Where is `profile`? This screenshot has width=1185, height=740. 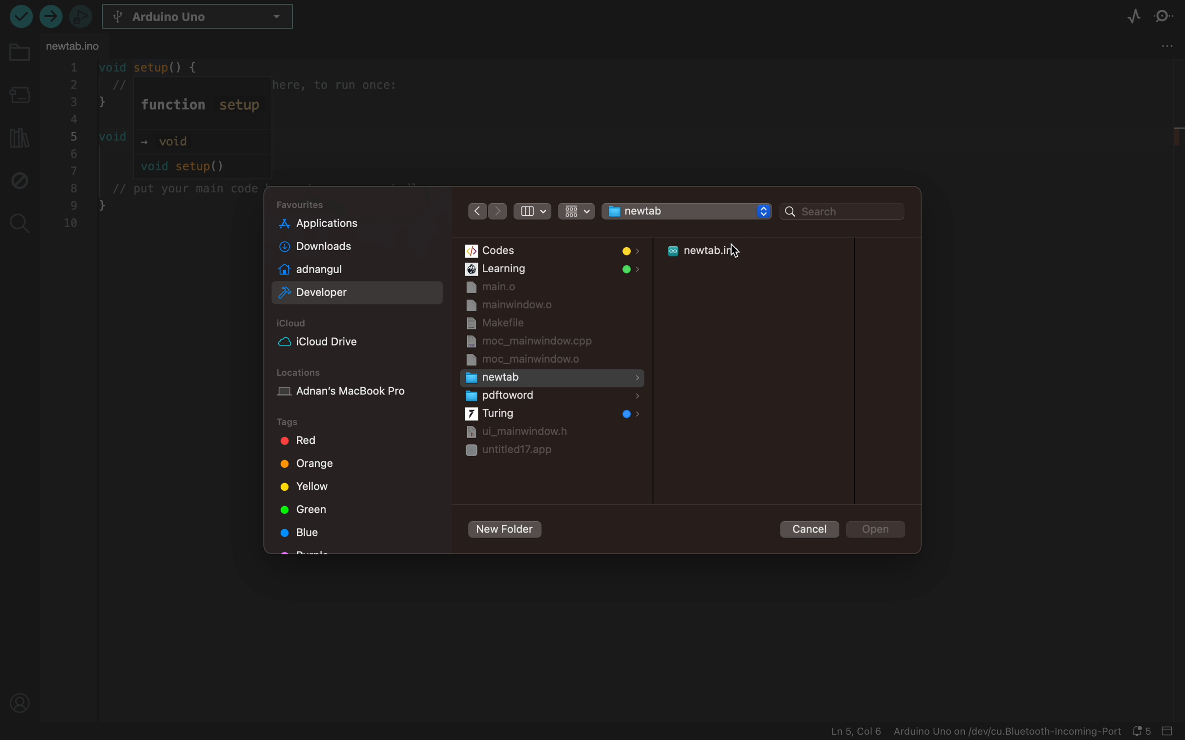
profile is located at coordinates (21, 700).